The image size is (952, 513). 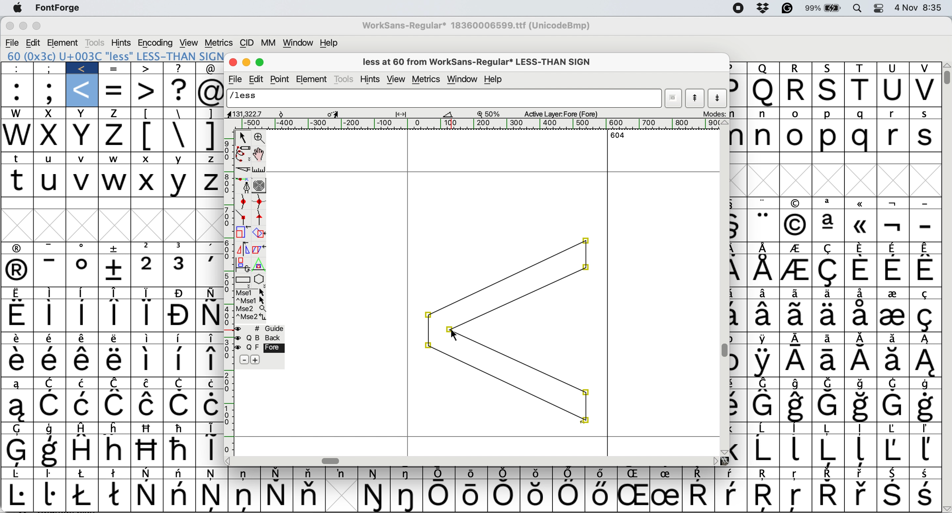 What do you see at coordinates (892, 429) in the screenshot?
I see `Symbol` at bounding box center [892, 429].